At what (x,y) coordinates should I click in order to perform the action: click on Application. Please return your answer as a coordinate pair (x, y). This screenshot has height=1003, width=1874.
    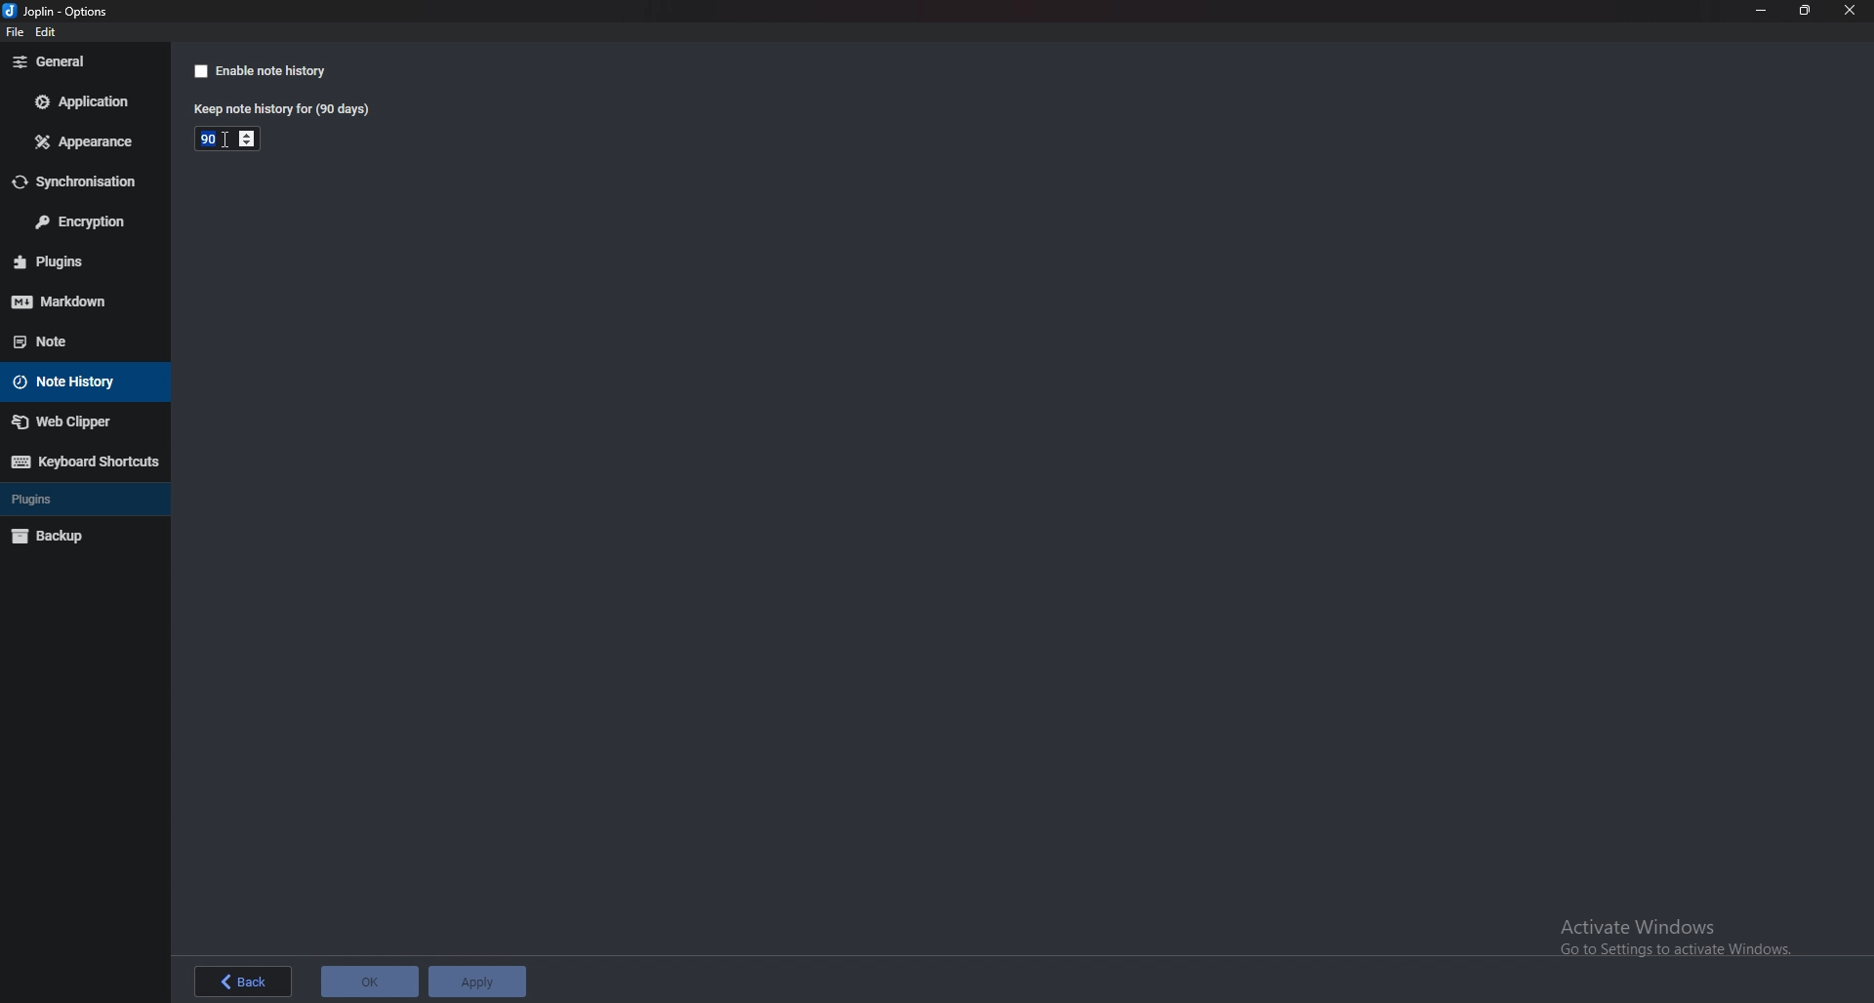
    Looking at the image, I should click on (83, 100).